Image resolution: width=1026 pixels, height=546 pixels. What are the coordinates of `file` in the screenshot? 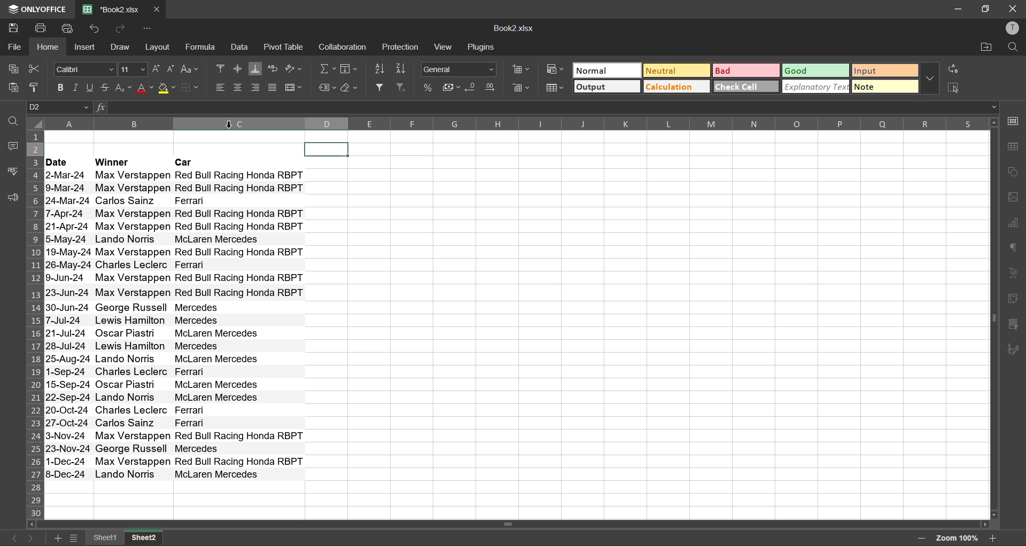 It's located at (15, 48).